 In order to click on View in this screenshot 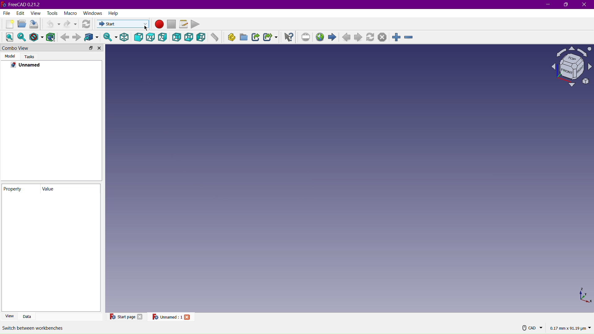, I will do `click(10, 316)`.